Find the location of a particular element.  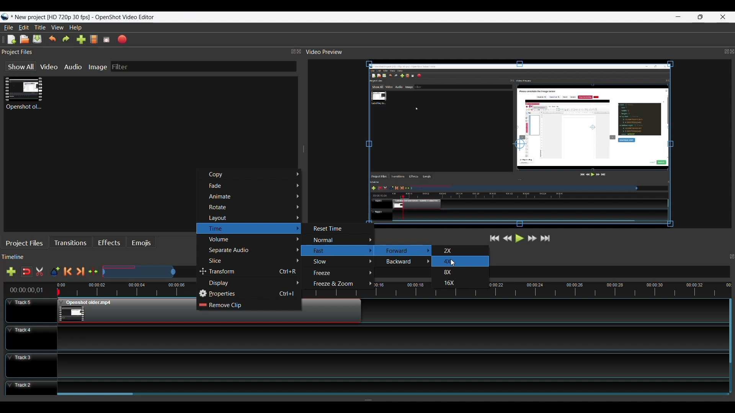

Properties is located at coordinates (249, 294).